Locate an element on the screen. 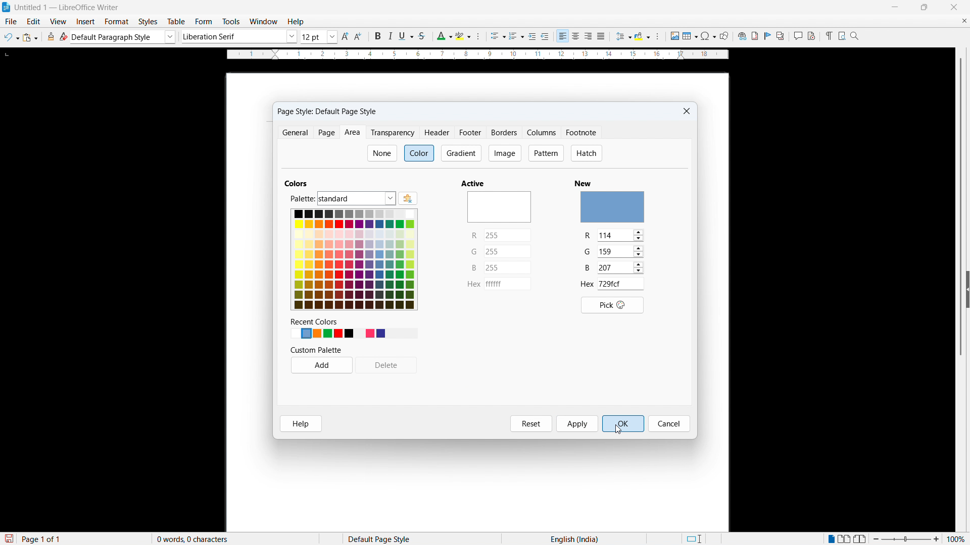  Language  is located at coordinates (574, 538).